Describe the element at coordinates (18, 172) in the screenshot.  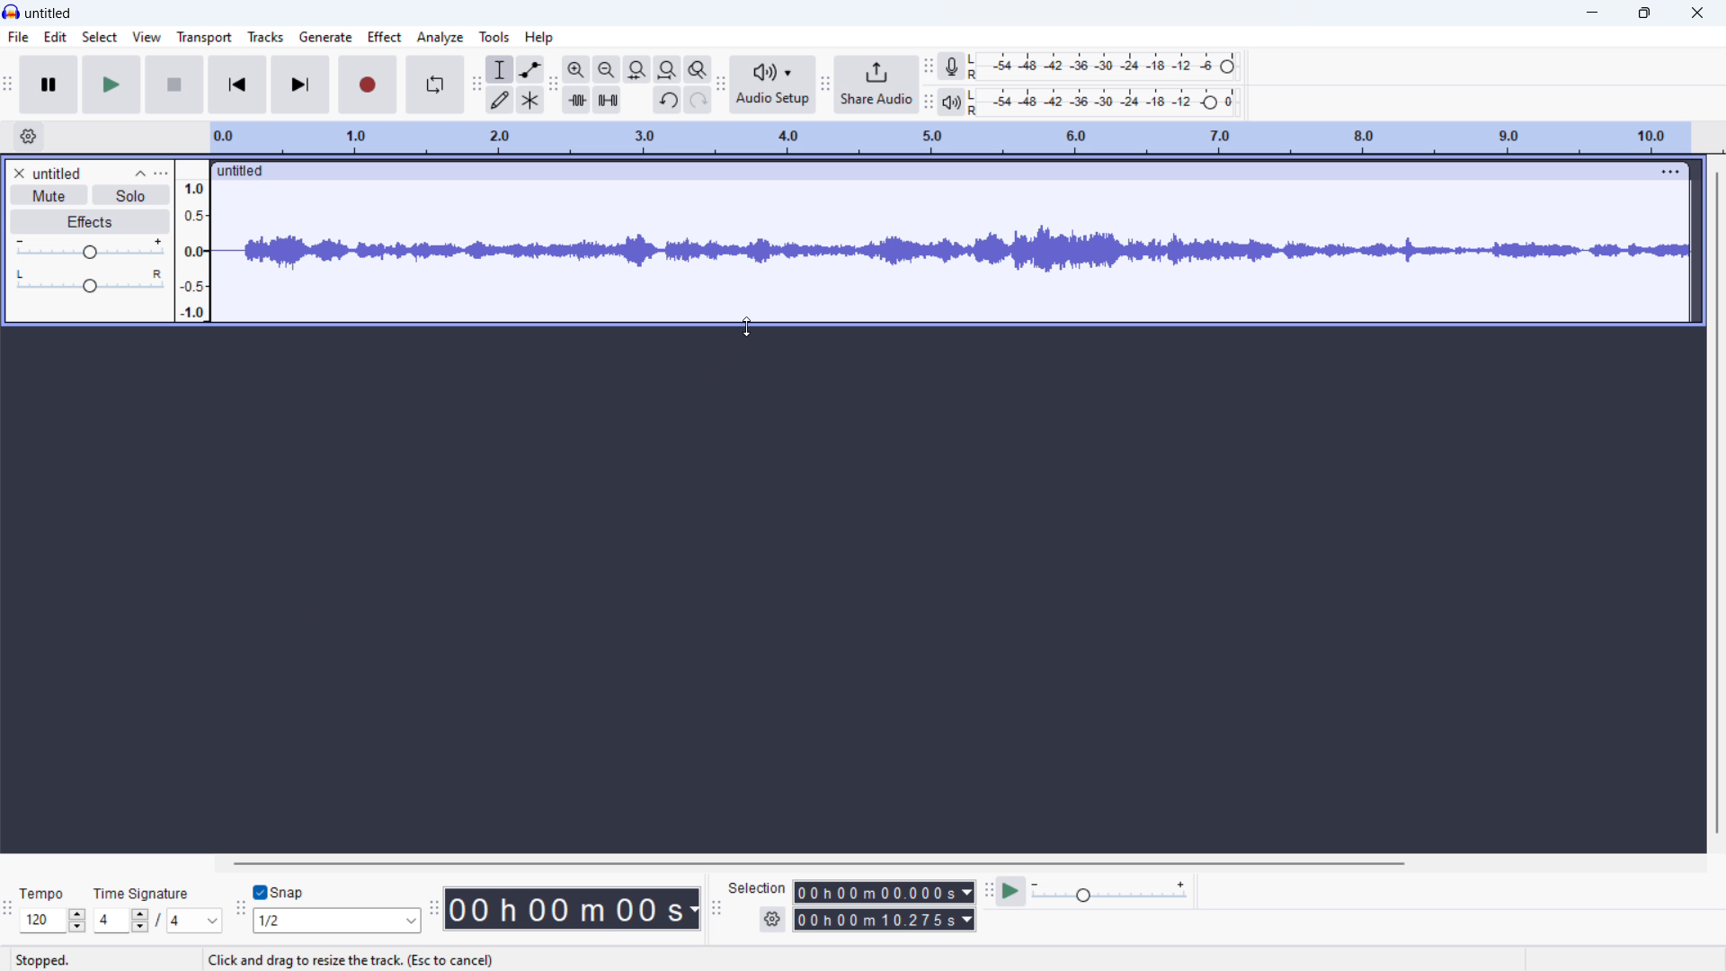
I see `remove track` at that location.